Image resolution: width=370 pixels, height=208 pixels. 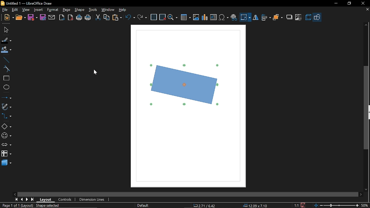 I want to click on Transformaion, so click(x=245, y=17).